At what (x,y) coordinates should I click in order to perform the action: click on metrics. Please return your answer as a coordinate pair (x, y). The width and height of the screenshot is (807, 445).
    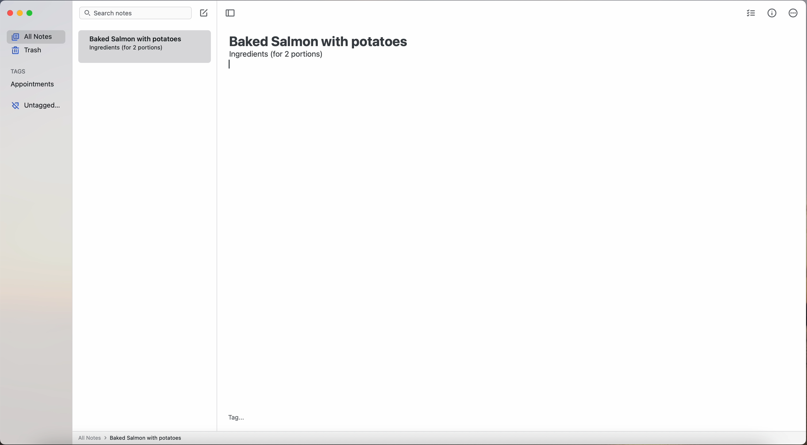
    Looking at the image, I should click on (772, 13).